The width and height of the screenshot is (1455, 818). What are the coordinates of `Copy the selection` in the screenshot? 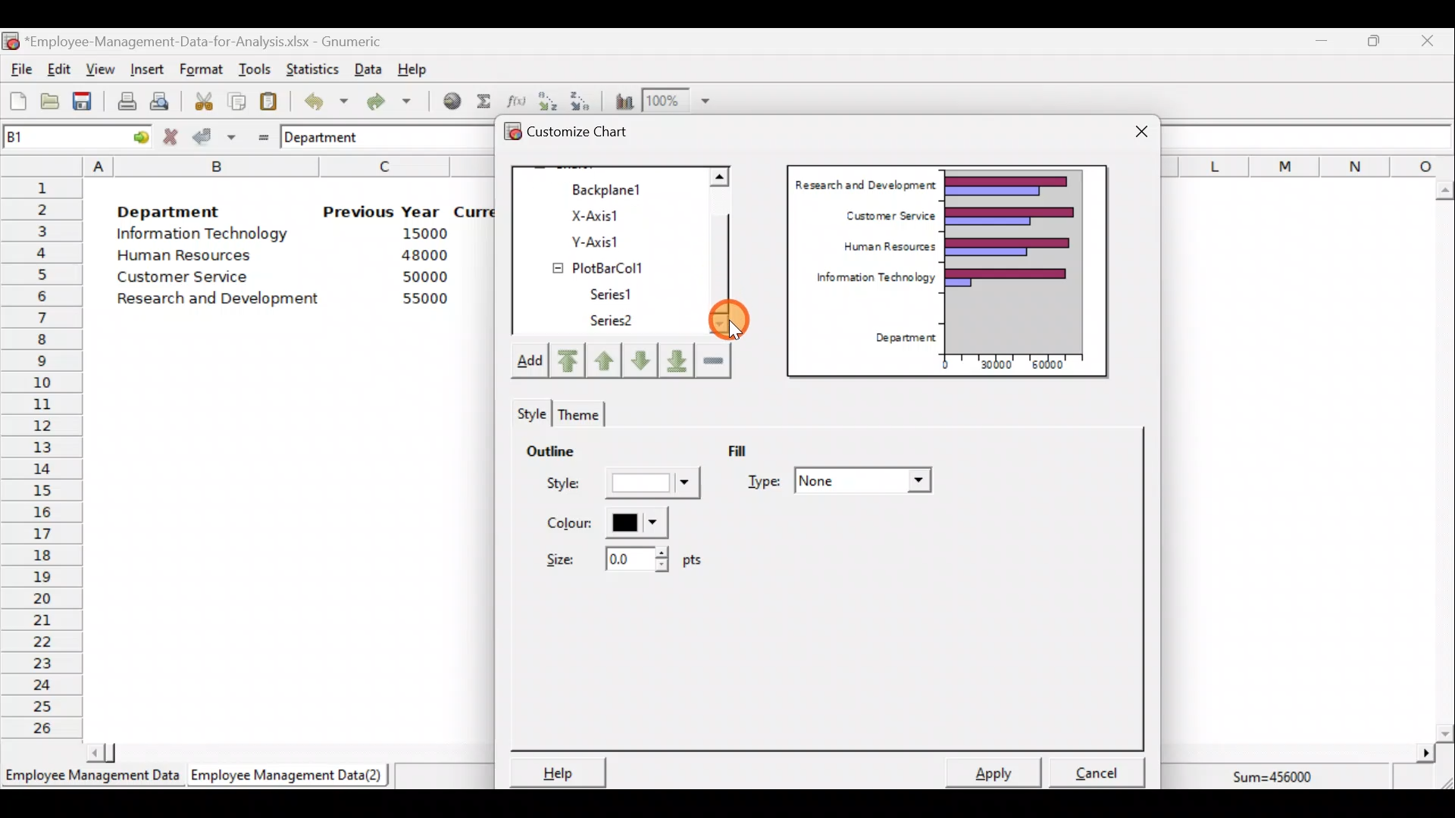 It's located at (236, 98).